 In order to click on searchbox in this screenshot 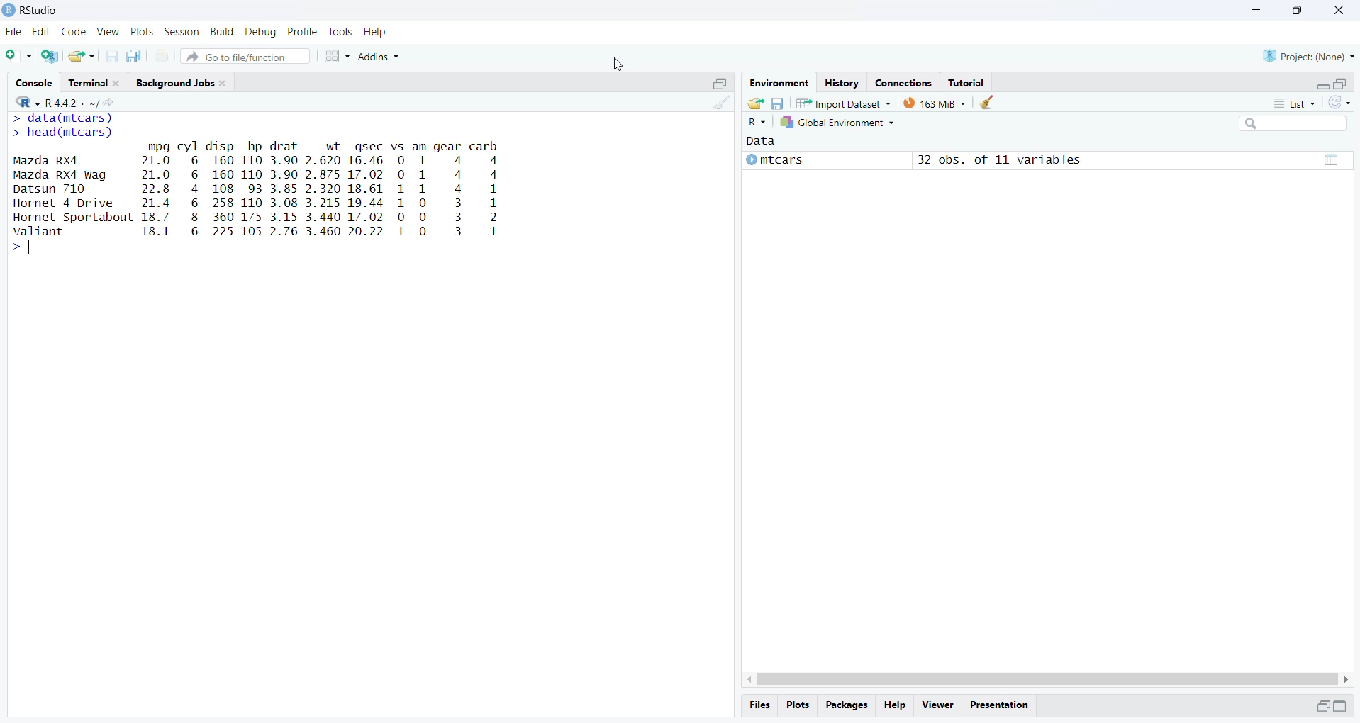, I will do `click(1294, 123)`.